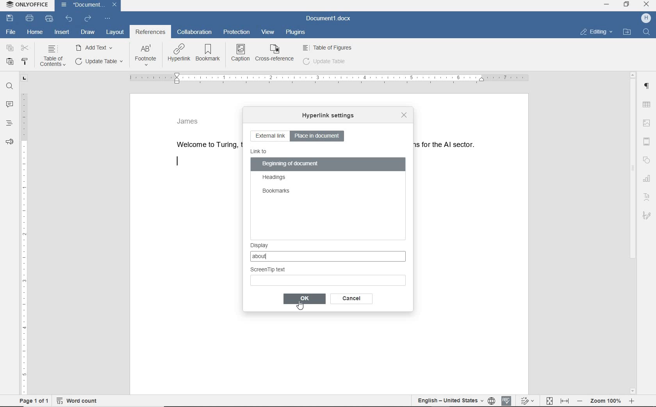 This screenshot has height=407, width=656. What do you see at coordinates (32, 402) in the screenshot?
I see `Page 1 of 1` at bounding box center [32, 402].